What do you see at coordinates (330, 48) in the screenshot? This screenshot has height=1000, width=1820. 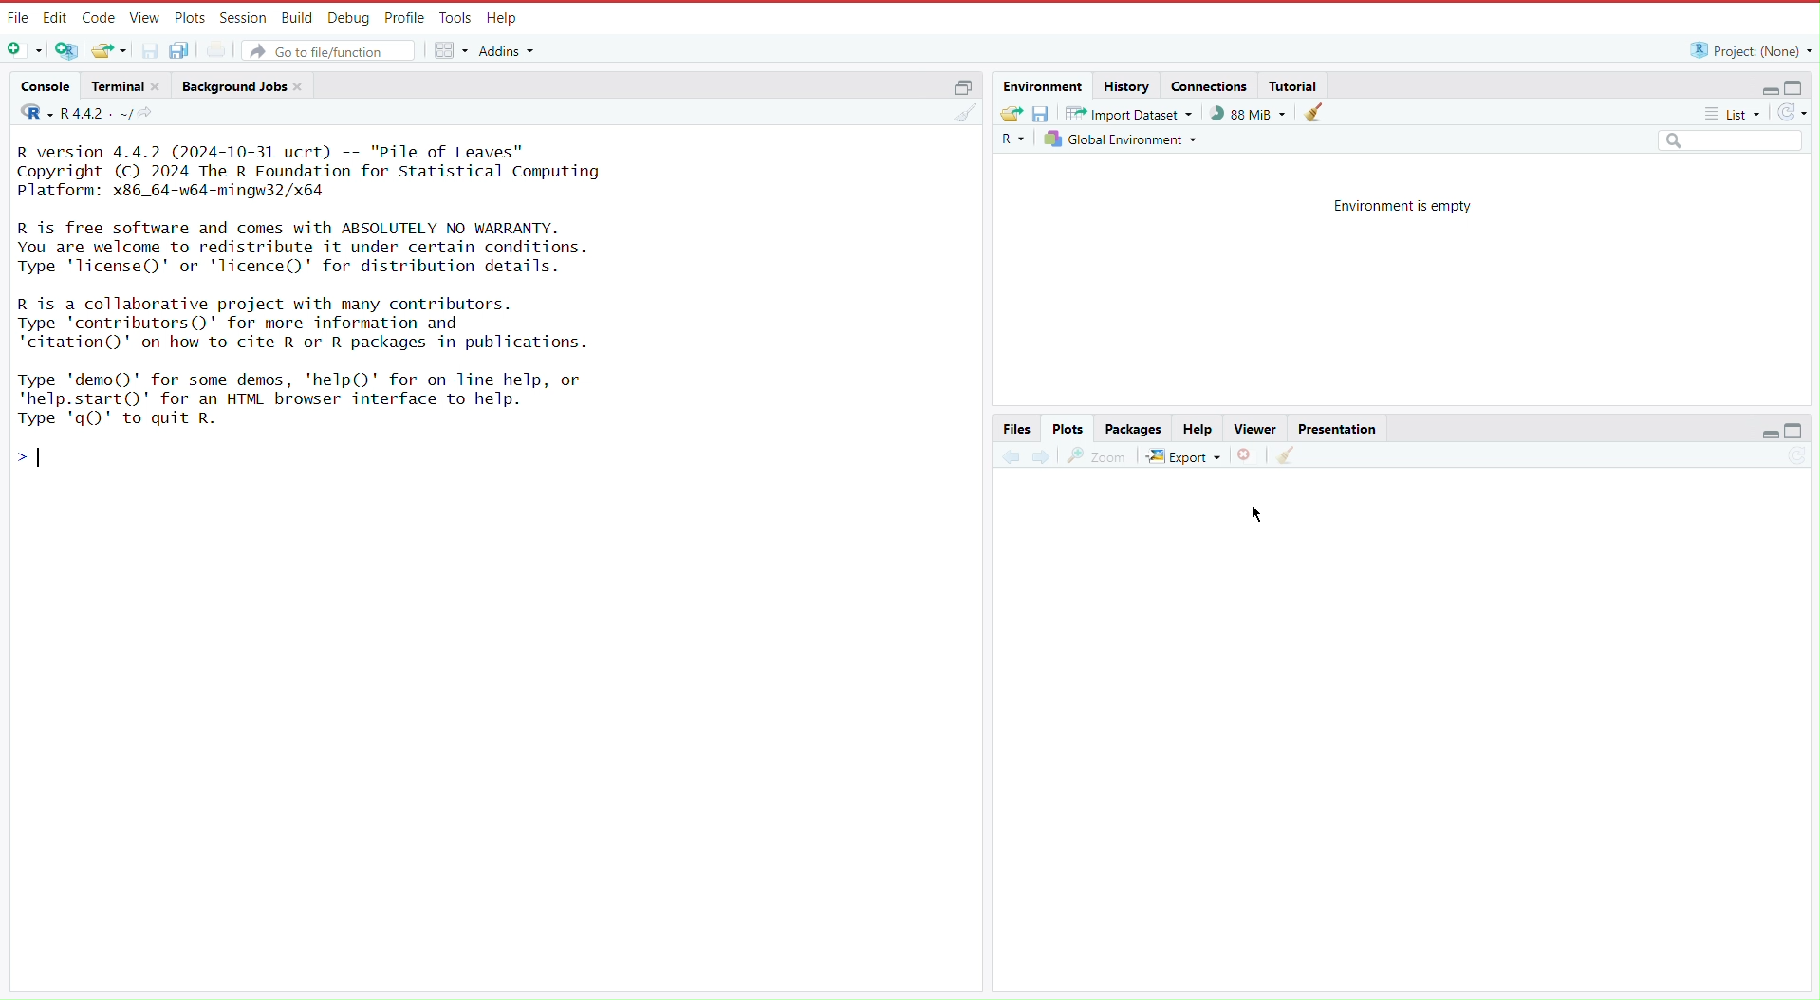 I see `Go to file/function` at bounding box center [330, 48].